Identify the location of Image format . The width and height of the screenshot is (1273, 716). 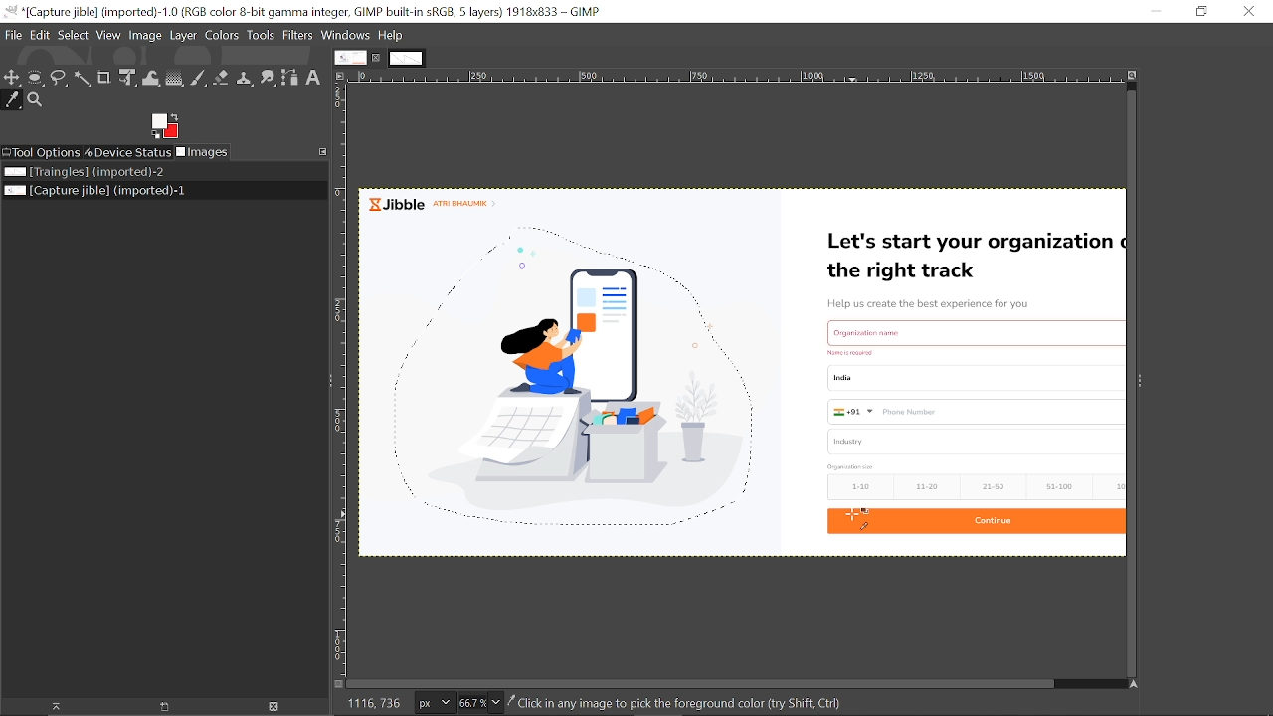
(436, 703).